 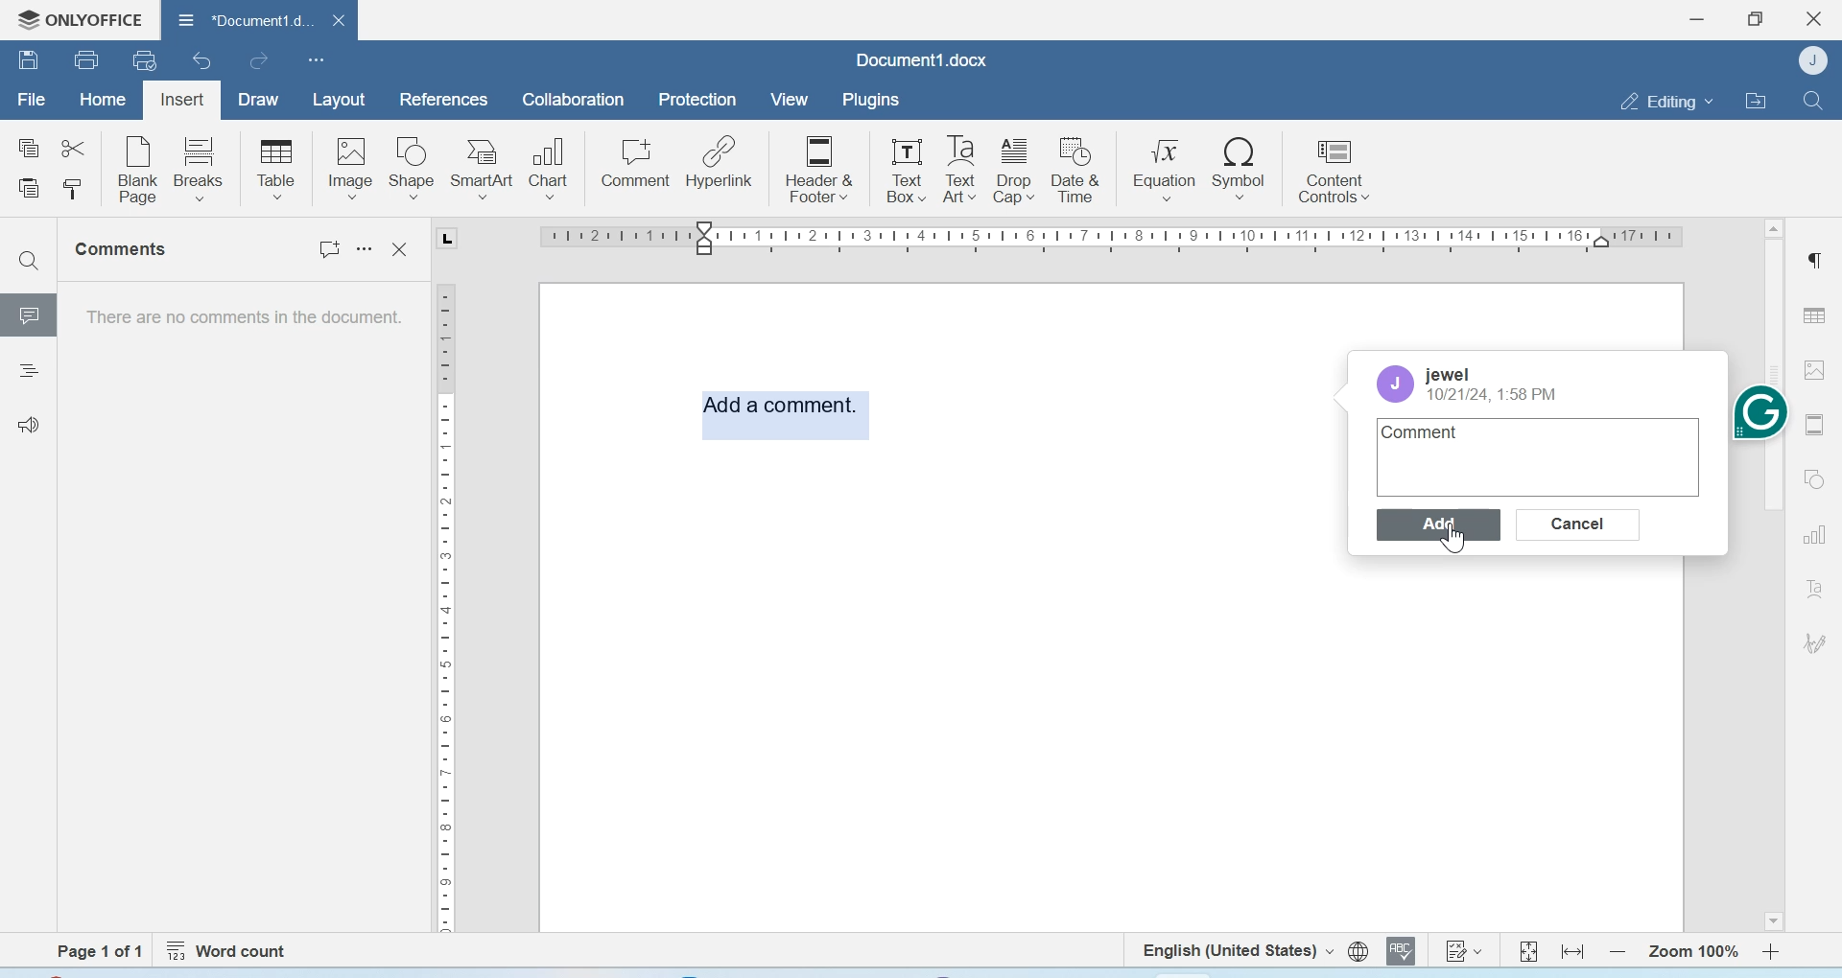 What do you see at coordinates (1399, 384) in the screenshot?
I see `Account` at bounding box center [1399, 384].